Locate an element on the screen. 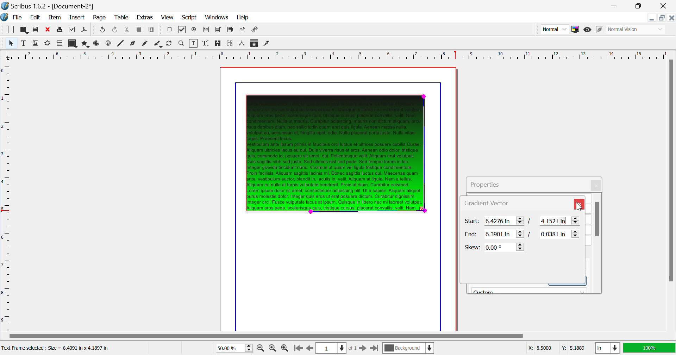 This screenshot has height=355, width=676. Restore Down is located at coordinates (616, 6).